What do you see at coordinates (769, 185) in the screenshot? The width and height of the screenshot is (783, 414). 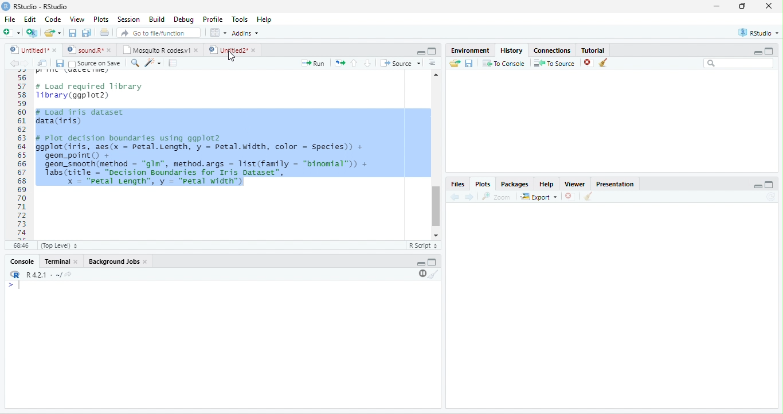 I see `Maximize` at bounding box center [769, 185].